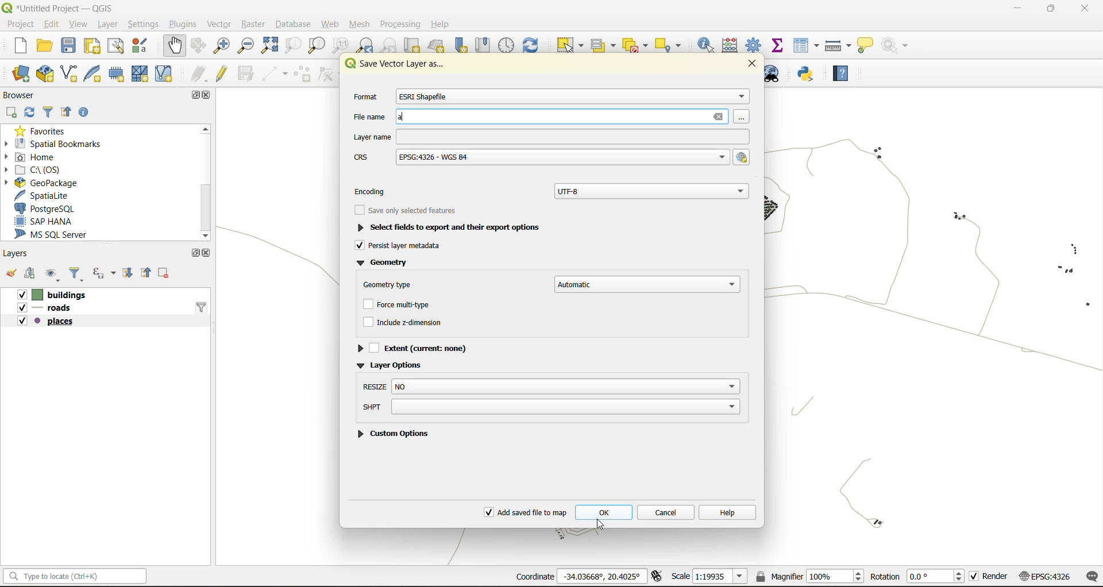  What do you see at coordinates (42, 195) in the screenshot?
I see `spatialite` at bounding box center [42, 195].